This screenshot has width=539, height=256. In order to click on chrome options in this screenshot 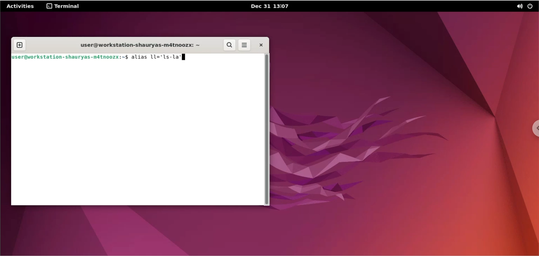, I will do `click(533, 131)`.